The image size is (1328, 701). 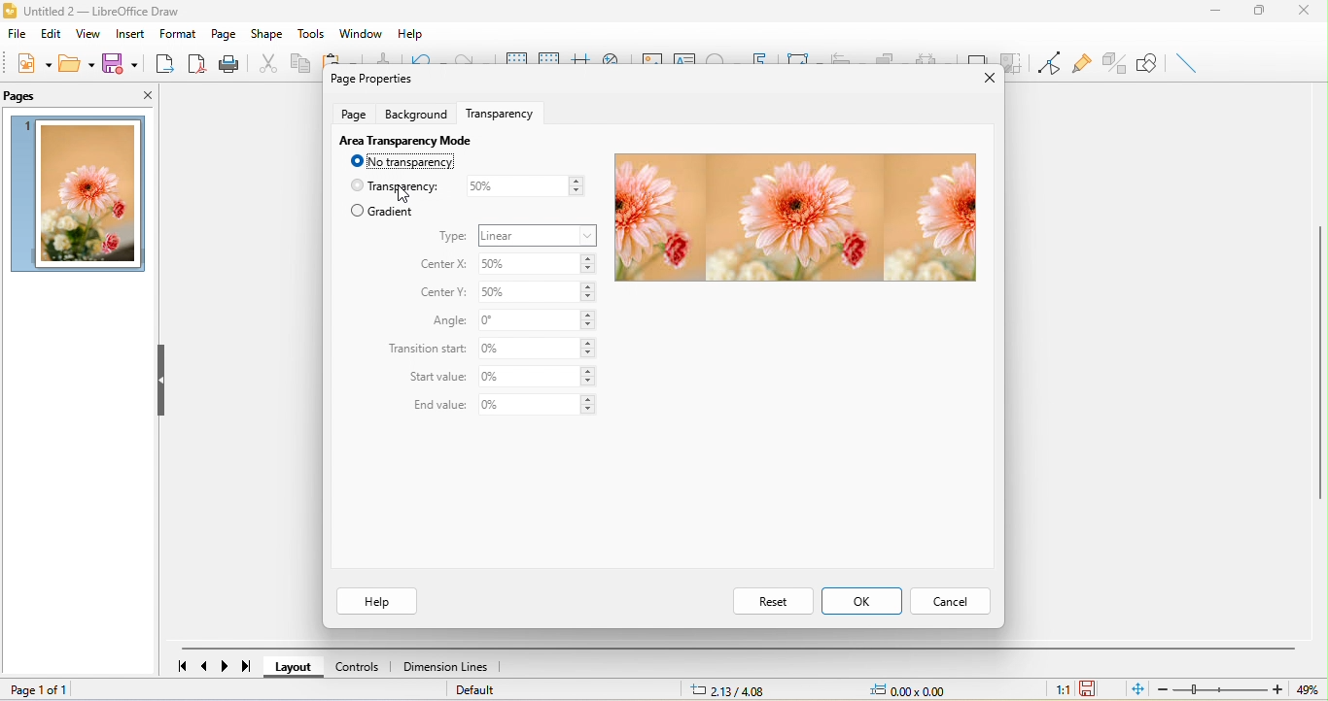 What do you see at coordinates (77, 691) in the screenshot?
I see `page 1 of 1` at bounding box center [77, 691].